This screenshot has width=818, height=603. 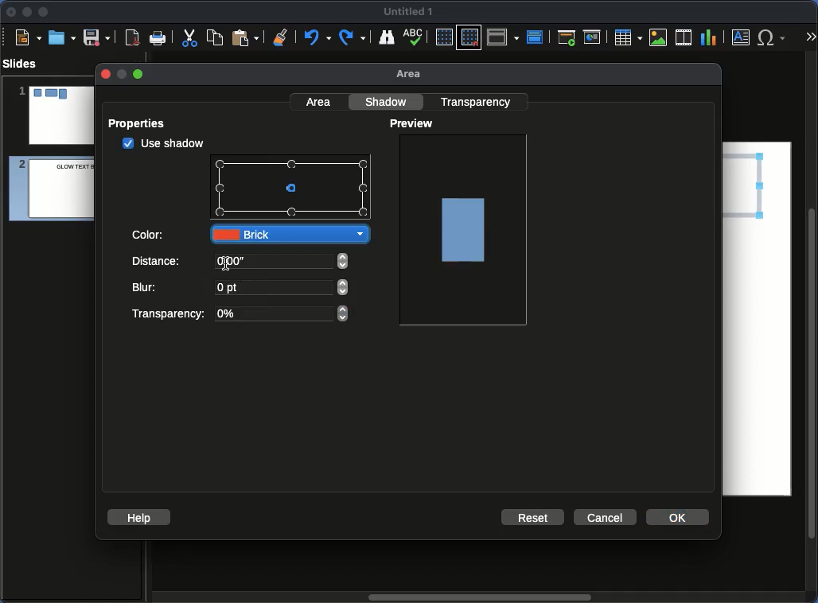 I want to click on More, so click(x=810, y=38).